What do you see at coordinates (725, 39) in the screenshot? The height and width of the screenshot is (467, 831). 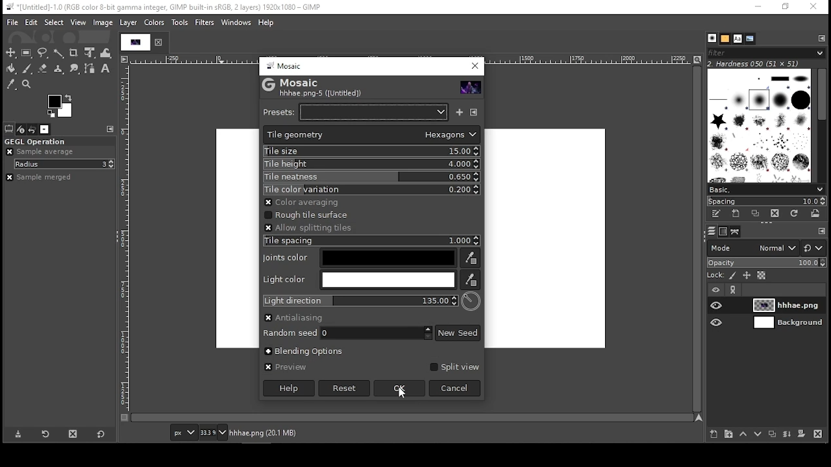 I see `patterns` at bounding box center [725, 39].